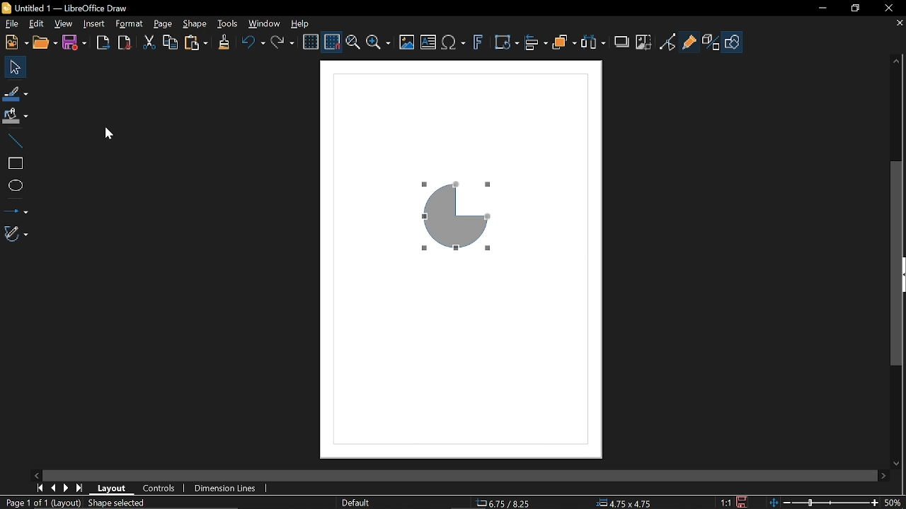 The image size is (906, 509). Describe the element at coordinates (333, 43) in the screenshot. I see `Snap to grid` at that location.